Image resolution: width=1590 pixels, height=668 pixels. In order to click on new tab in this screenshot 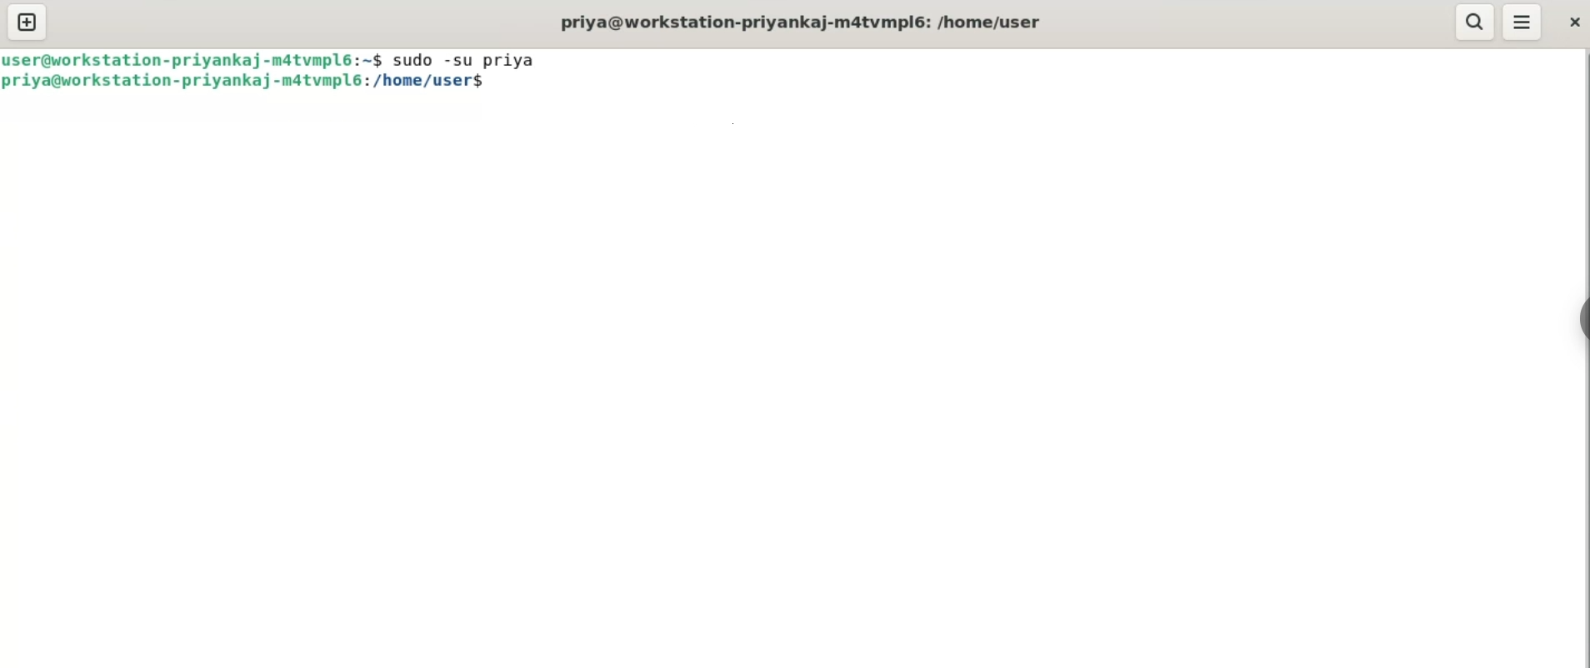, I will do `click(26, 22)`.